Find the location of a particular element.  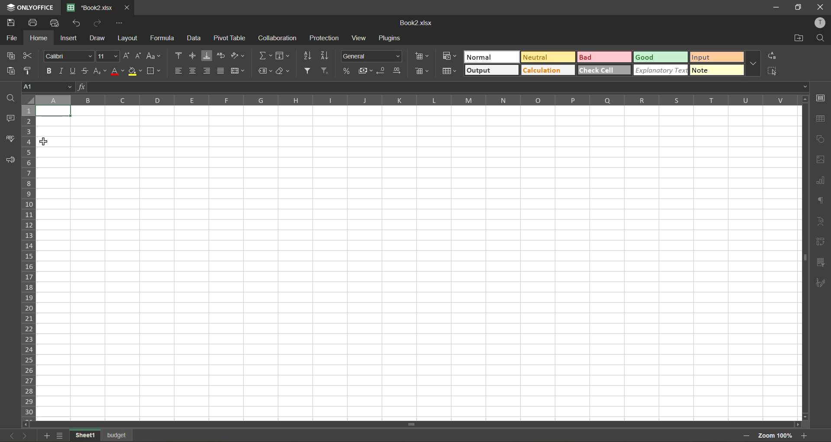

paste is located at coordinates (10, 70).